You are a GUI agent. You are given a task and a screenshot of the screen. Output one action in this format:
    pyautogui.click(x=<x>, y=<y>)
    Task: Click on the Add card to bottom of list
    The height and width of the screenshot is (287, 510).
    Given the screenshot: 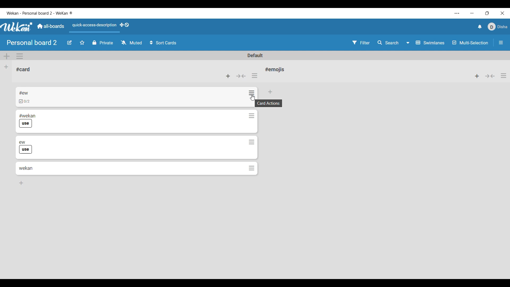 What is the action you would take?
    pyautogui.click(x=22, y=183)
    